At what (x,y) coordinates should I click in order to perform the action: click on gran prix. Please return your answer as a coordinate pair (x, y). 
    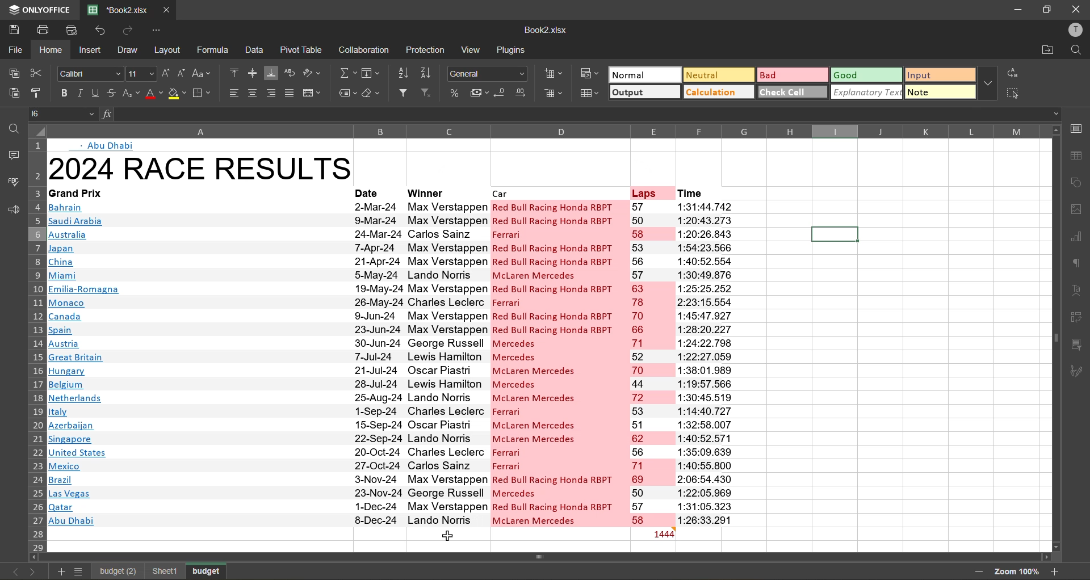
    Looking at the image, I should click on (198, 363).